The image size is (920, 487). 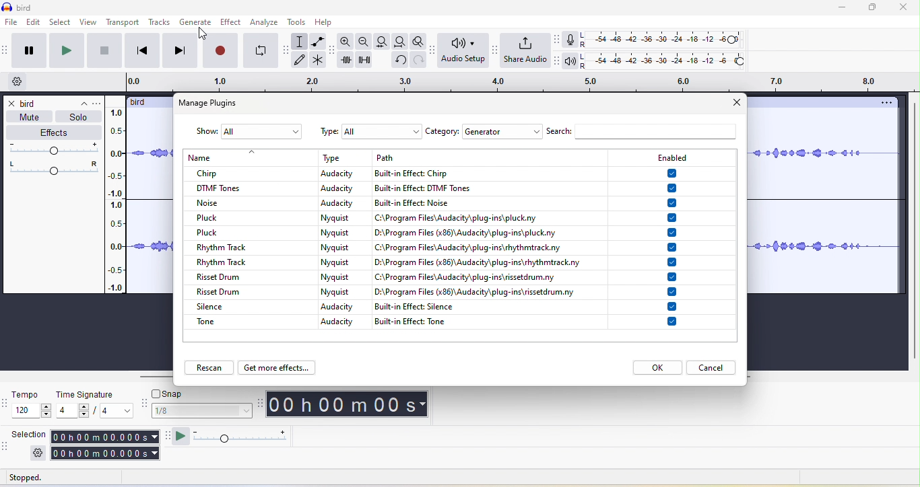 What do you see at coordinates (489, 248) in the screenshot?
I see `path` at bounding box center [489, 248].